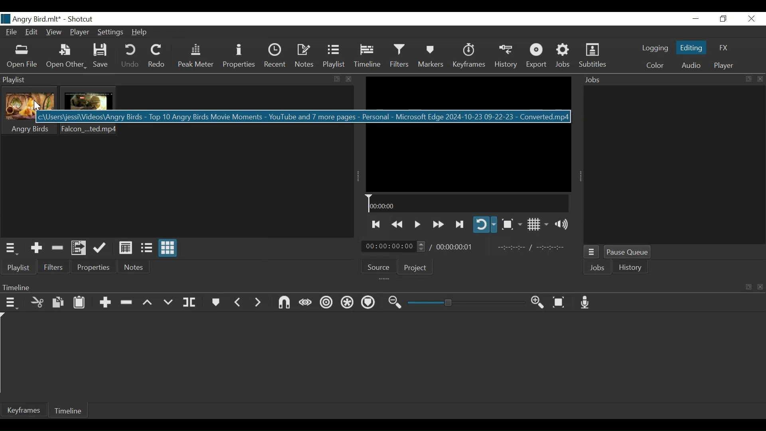  I want to click on Open File, so click(24, 56).